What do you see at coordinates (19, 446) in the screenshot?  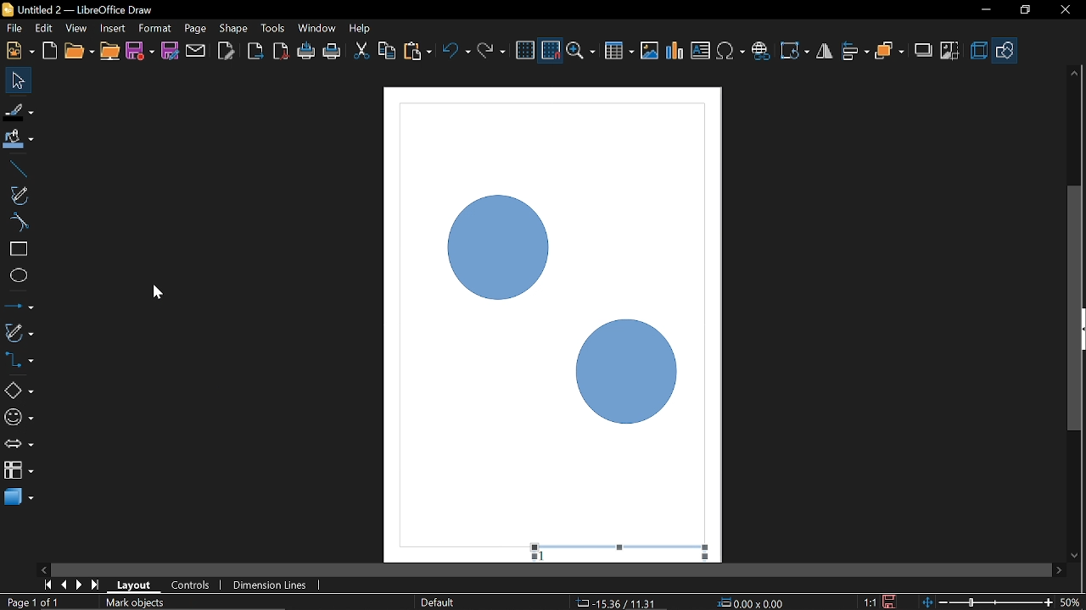 I see ` arrow shapes` at bounding box center [19, 446].